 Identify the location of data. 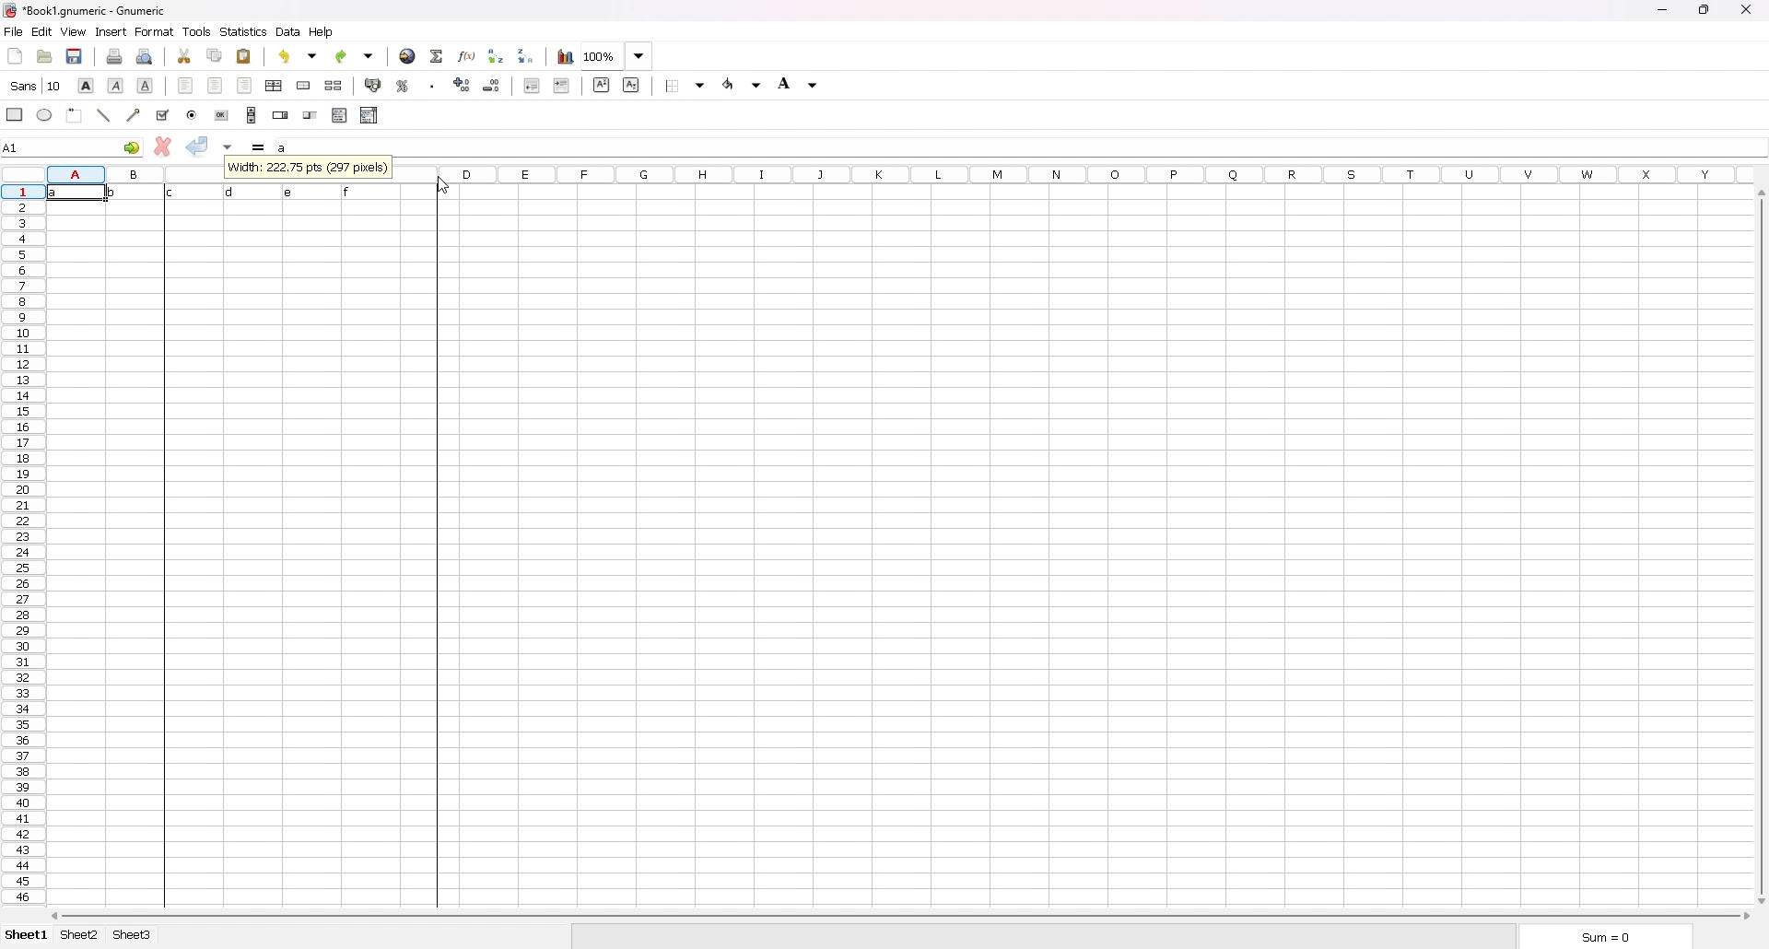
(236, 193).